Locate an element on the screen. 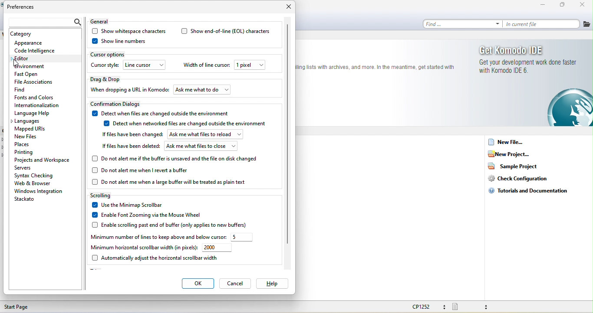 Image resolution: width=593 pixels, height=313 pixels. search is located at coordinates (43, 23).